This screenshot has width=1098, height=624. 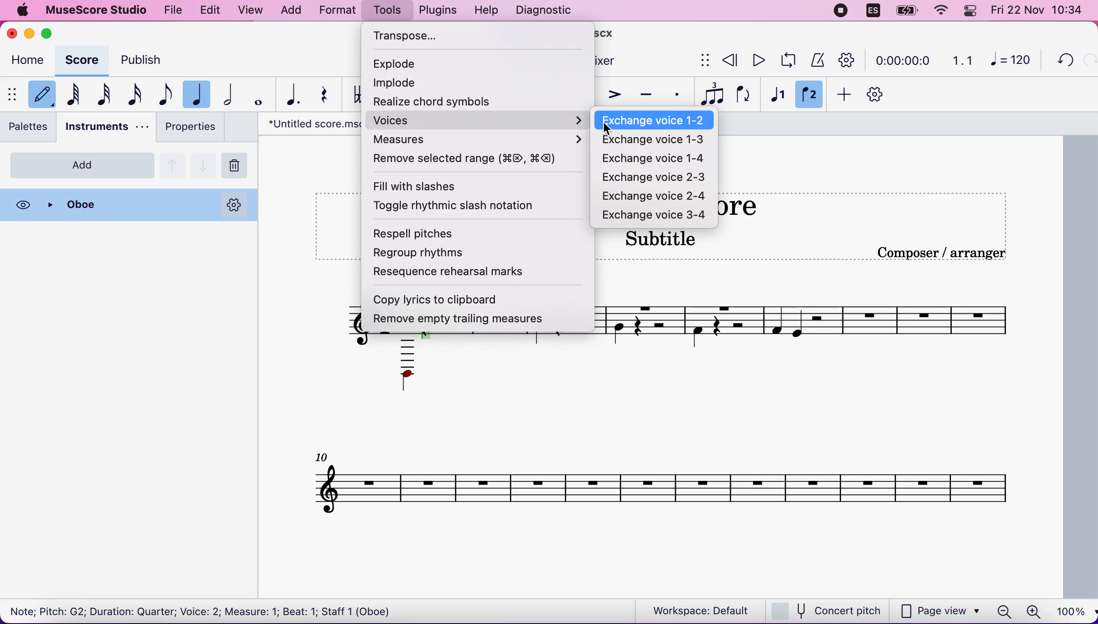 I want to click on remove empty trailing measures, so click(x=476, y=321).